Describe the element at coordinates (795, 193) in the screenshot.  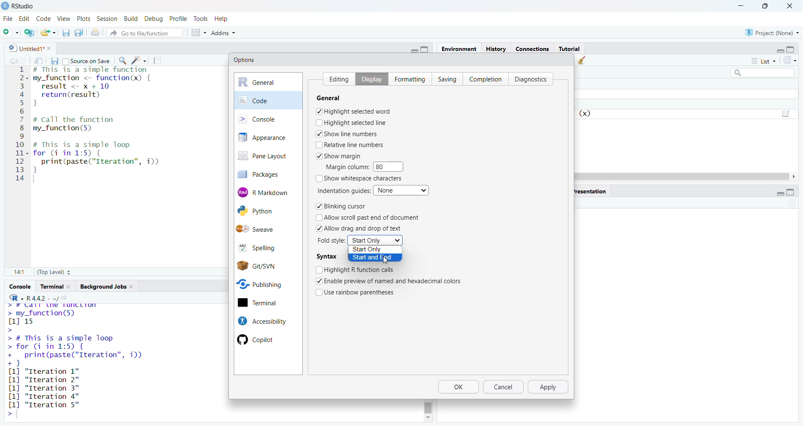
I see `maximize` at that location.